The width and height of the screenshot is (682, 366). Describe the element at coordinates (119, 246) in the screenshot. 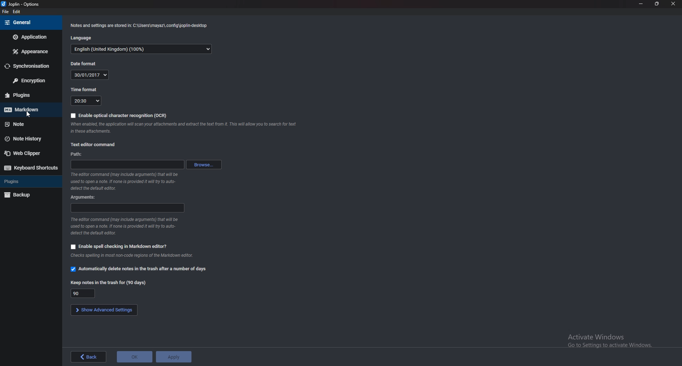

I see `Enable spell checking` at that location.